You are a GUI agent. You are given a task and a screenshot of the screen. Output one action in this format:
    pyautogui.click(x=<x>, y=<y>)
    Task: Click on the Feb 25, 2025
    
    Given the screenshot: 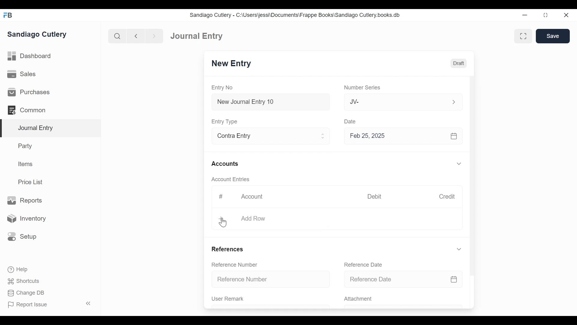 What is the action you would take?
    pyautogui.click(x=404, y=137)
    